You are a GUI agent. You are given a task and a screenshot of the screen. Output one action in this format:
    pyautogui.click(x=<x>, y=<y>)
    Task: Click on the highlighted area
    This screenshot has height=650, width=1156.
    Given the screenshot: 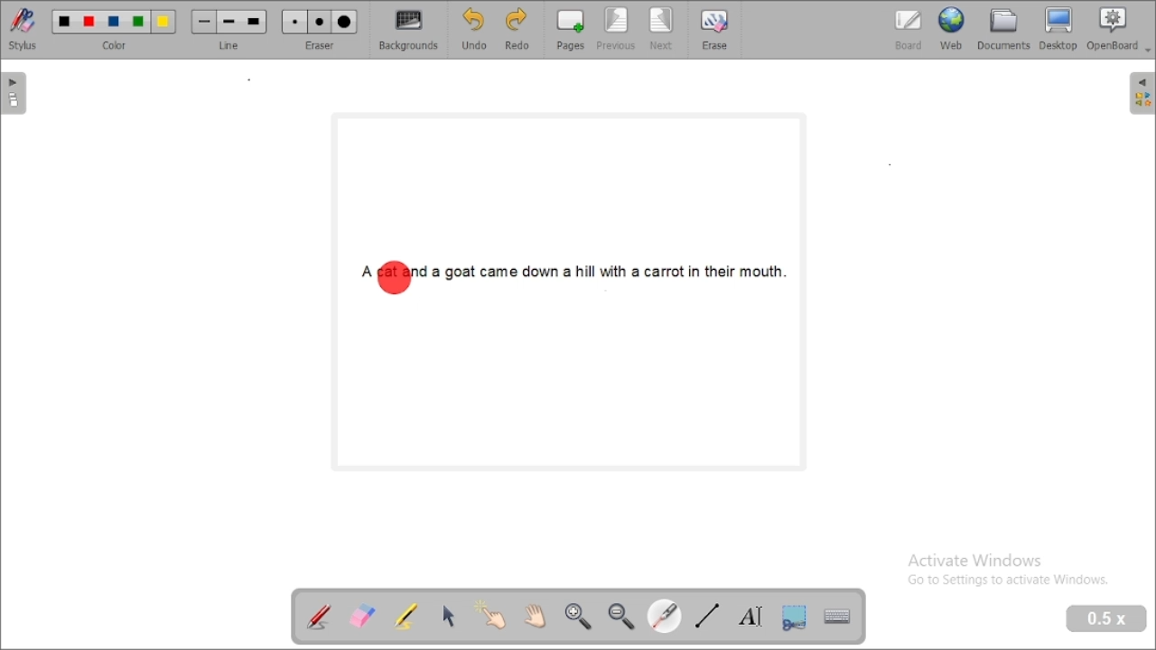 What is the action you would take?
    pyautogui.click(x=394, y=278)
    